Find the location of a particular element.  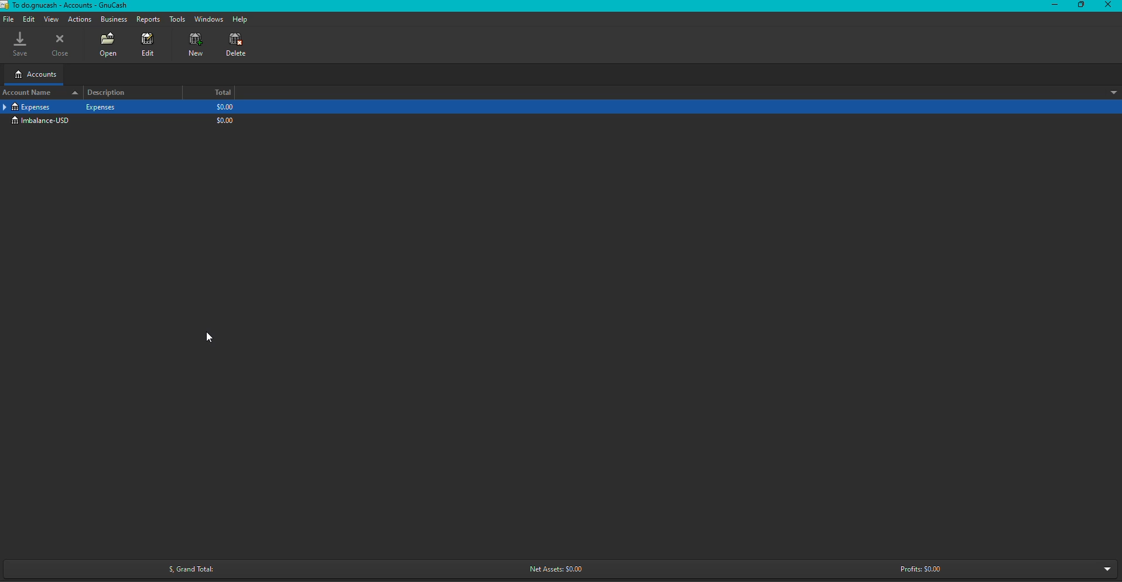

New is located at coordinates (194, 47).